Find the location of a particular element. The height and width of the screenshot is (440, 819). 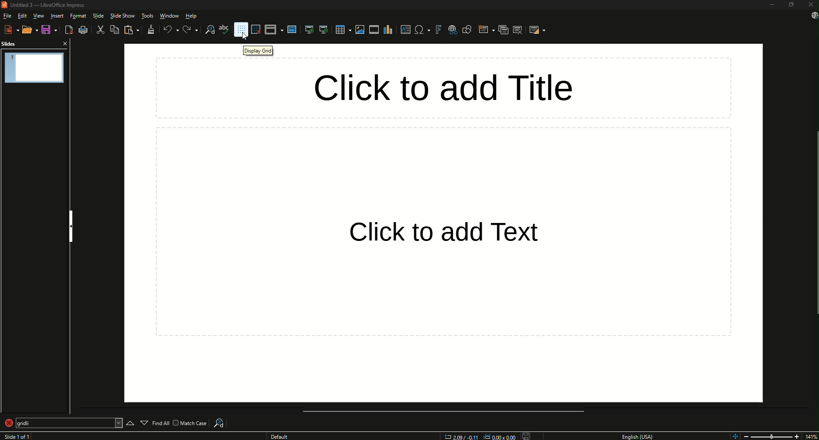

Insert image is located at coordinates (360, 29).